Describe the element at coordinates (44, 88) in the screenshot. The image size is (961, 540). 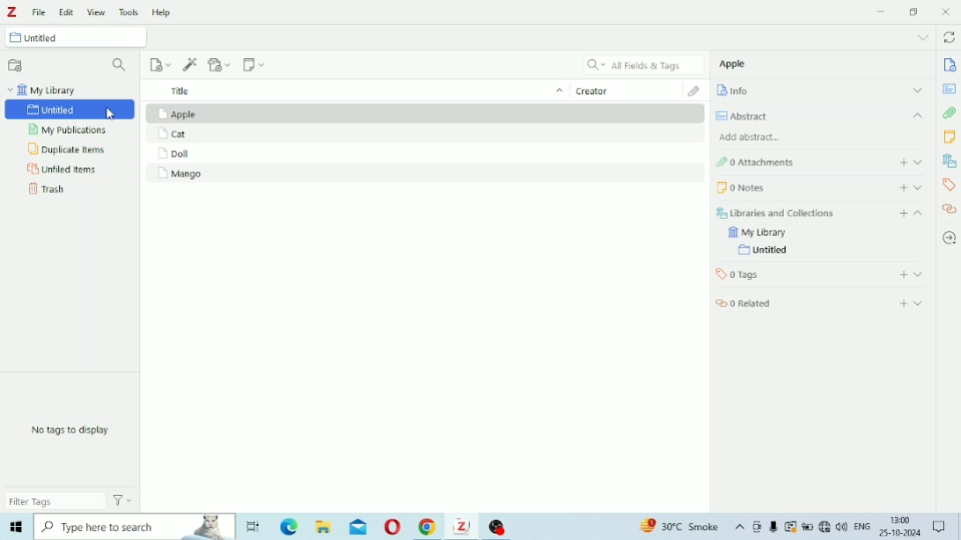
I see `My Library` at that location.